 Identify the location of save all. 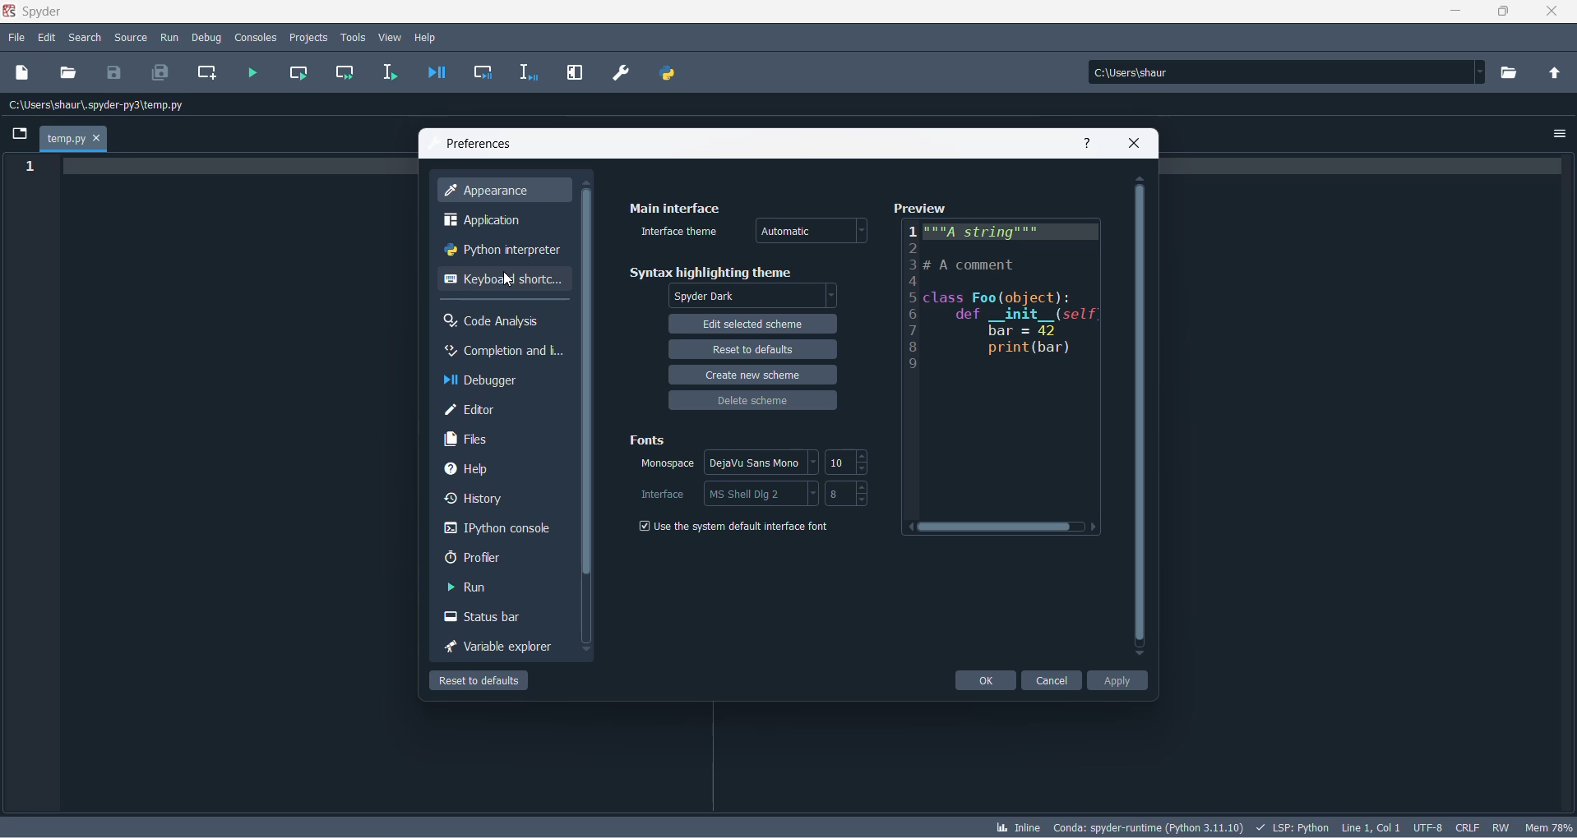
(158, 74).